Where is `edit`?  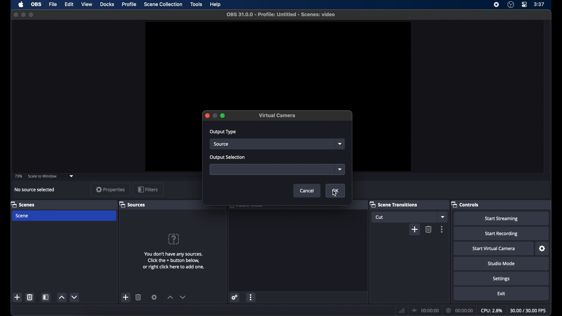 edit is located at coordinates (69, 4).